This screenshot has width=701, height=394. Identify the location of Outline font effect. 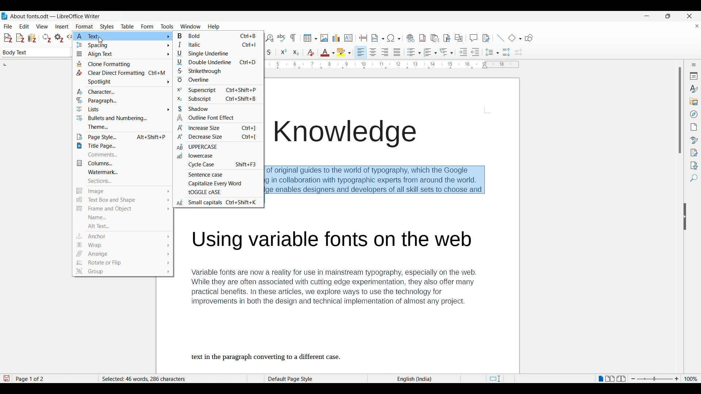
(219, 117).